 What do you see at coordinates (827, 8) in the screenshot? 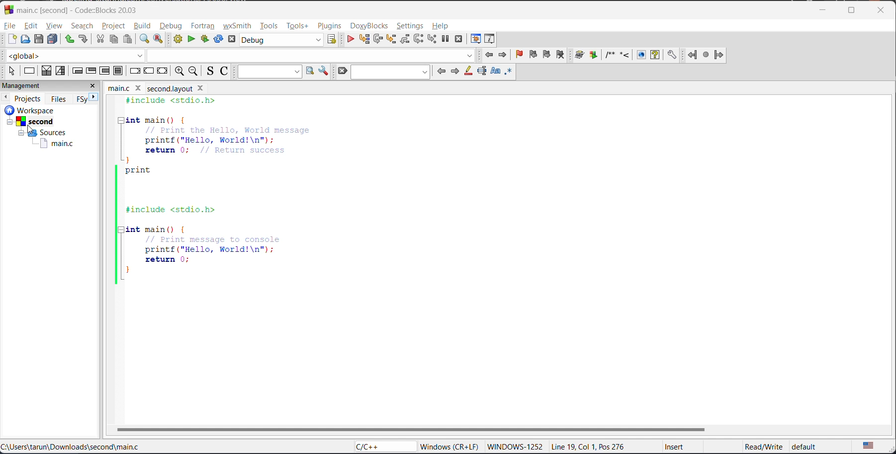
I see `minimize` at bounding box center [827, 8].